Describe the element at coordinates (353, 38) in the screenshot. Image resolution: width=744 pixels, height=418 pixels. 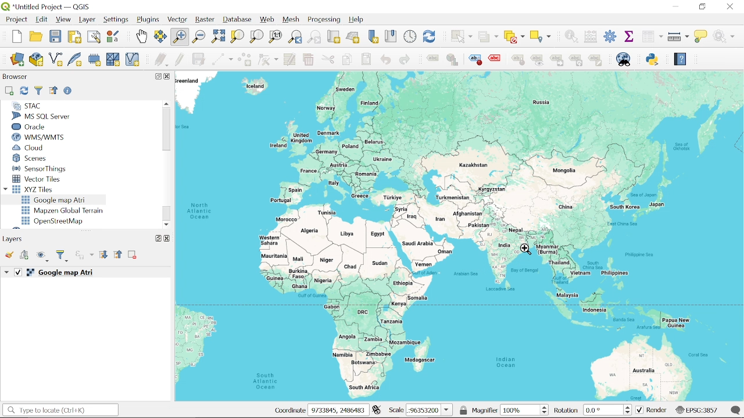
I see `New 3d map view` at that location.